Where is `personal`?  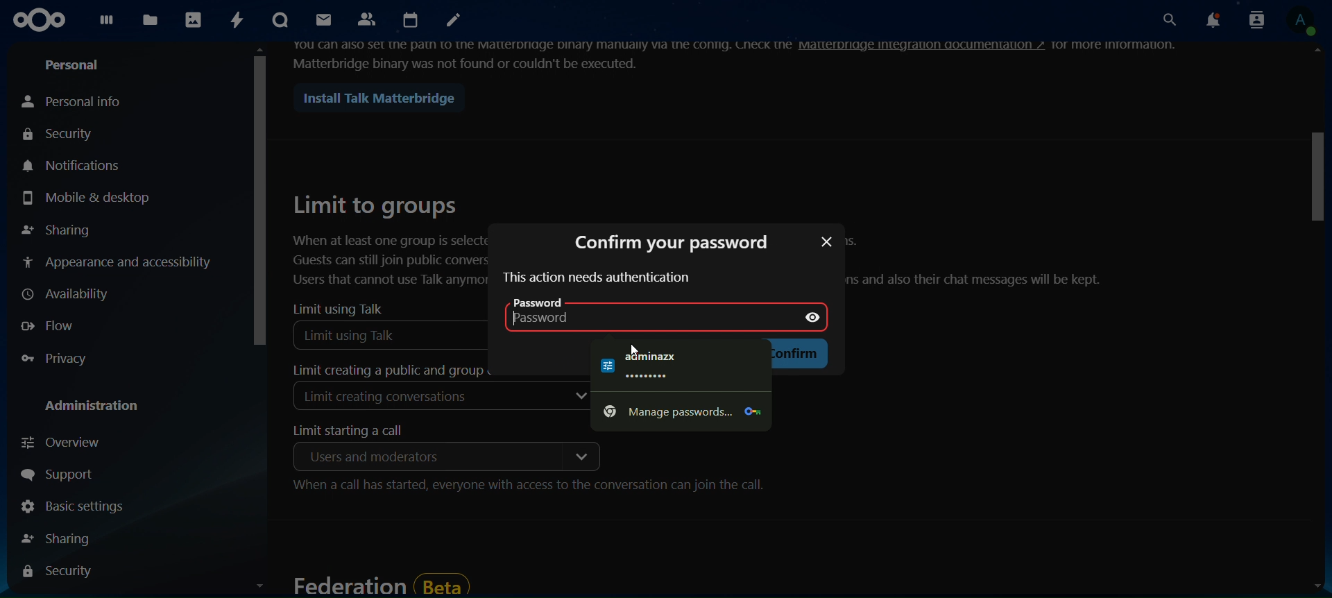
personal is located at coordinates (76, 66).